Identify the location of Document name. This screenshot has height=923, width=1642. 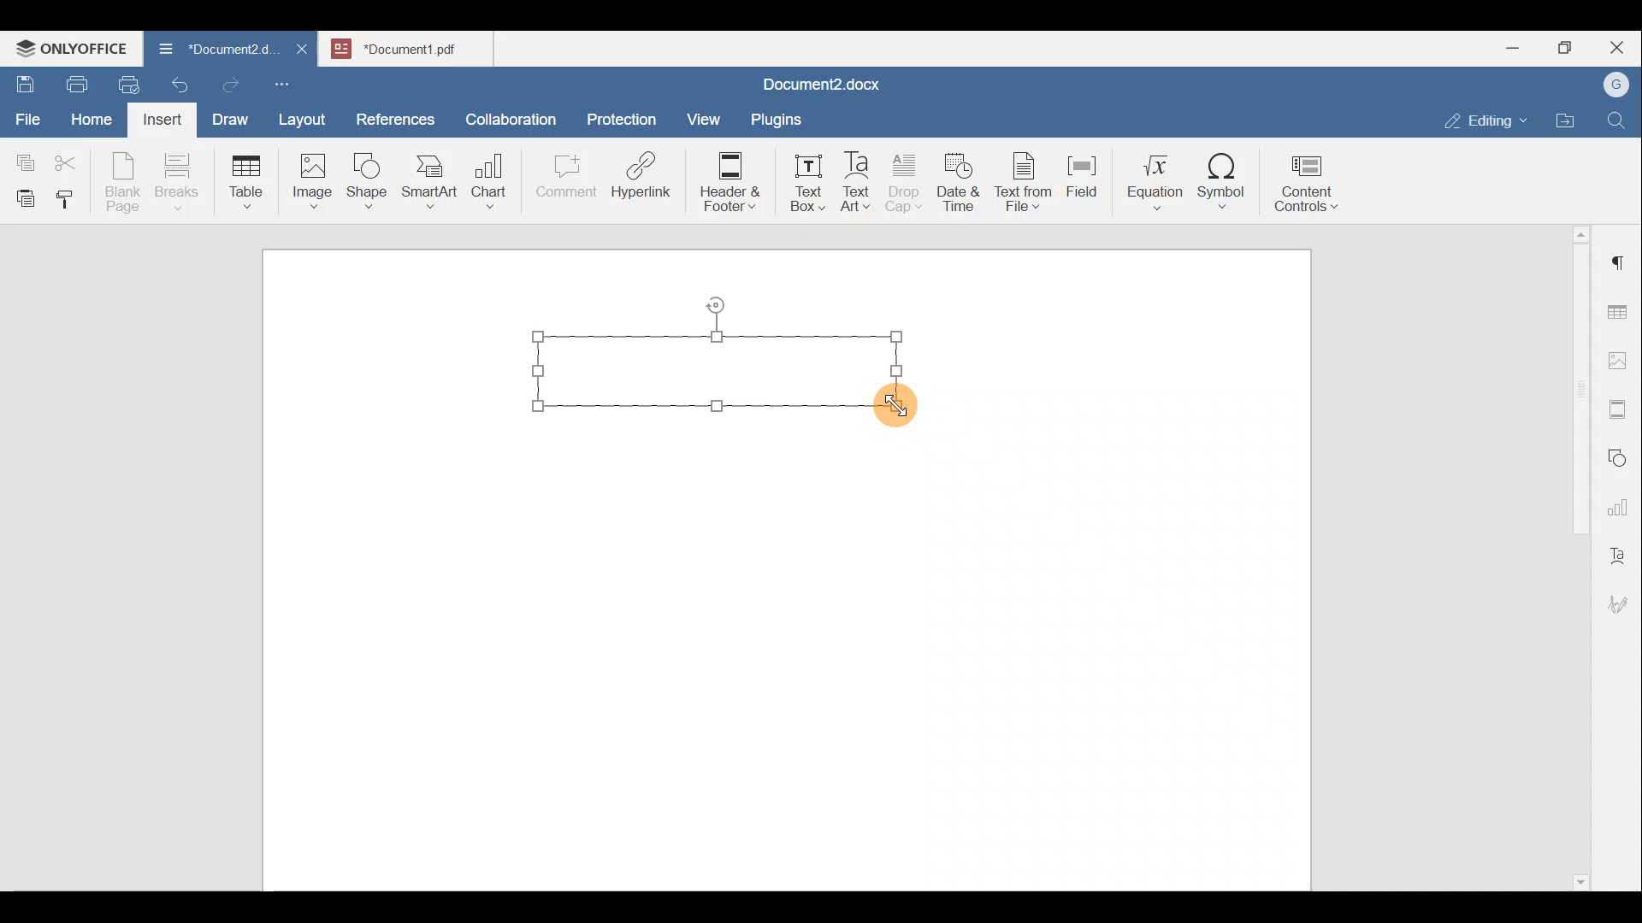
(818, 86).